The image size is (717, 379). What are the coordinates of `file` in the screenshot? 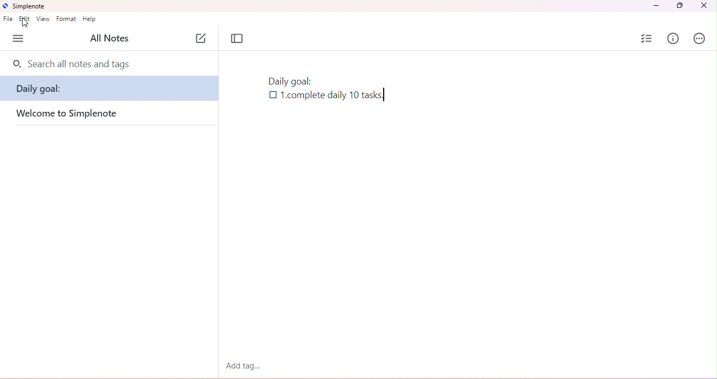 It's located at (8, 19).